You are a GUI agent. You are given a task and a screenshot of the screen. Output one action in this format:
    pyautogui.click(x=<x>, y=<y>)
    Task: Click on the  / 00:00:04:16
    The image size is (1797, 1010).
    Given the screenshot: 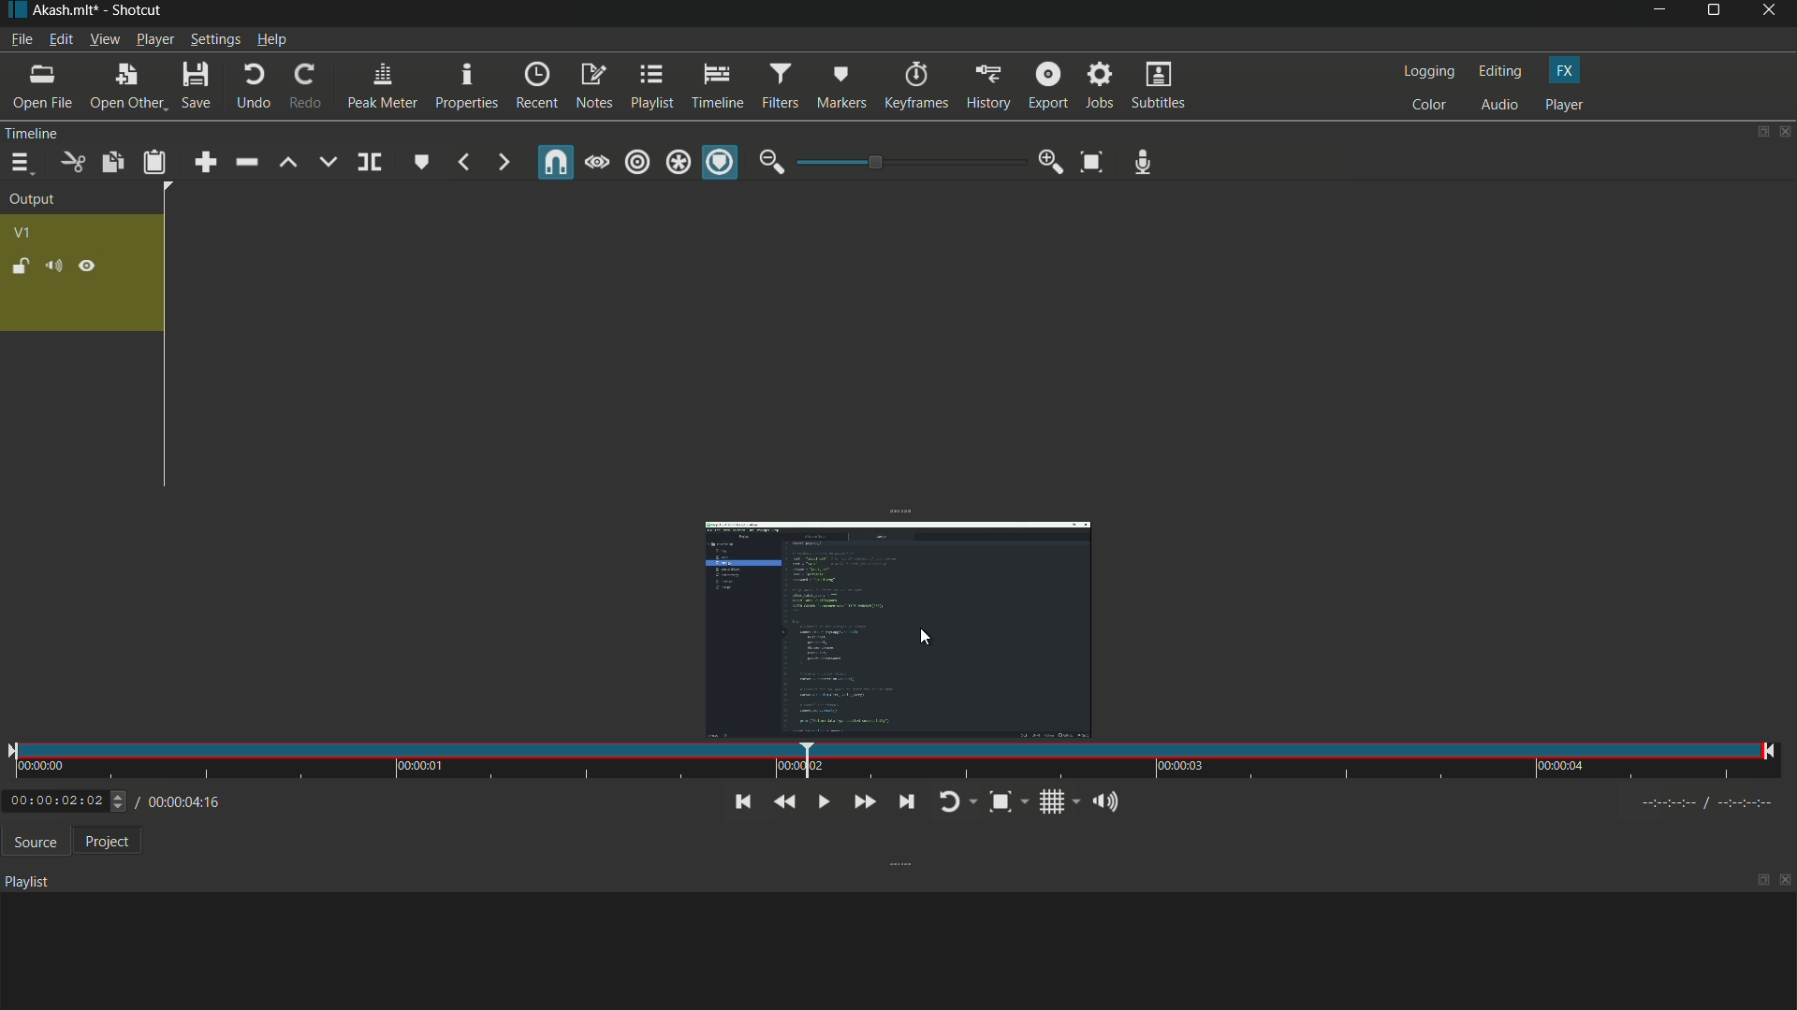 What is the action you would take?
    pyautogui.click(x=187, y=801)
    